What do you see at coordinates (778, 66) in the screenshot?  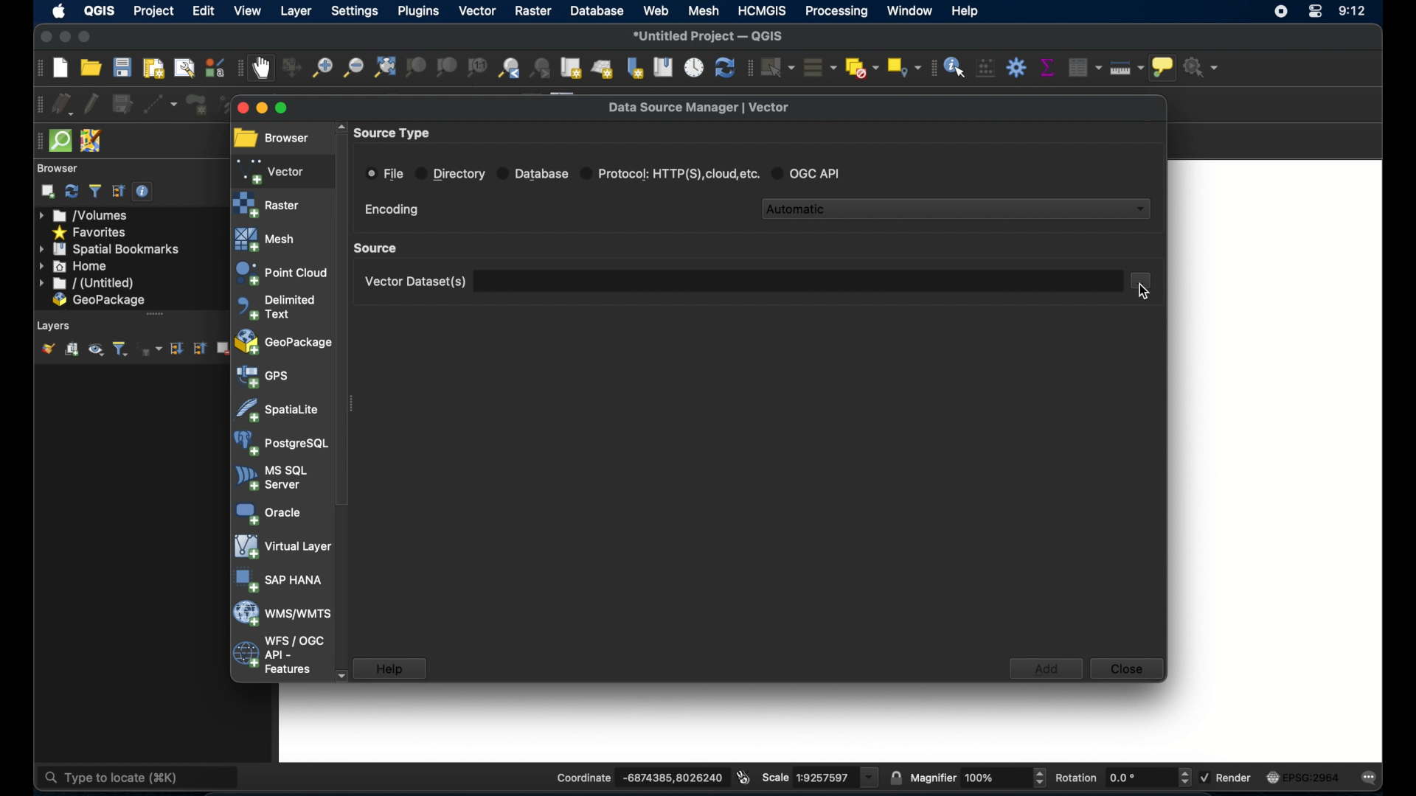 I see `select features by area or single click` at bounding box center [778, 66].